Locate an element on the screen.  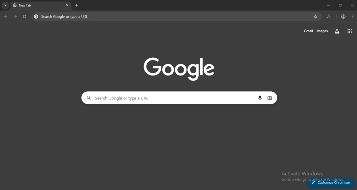
current tab is located at coordinates (32, 5).